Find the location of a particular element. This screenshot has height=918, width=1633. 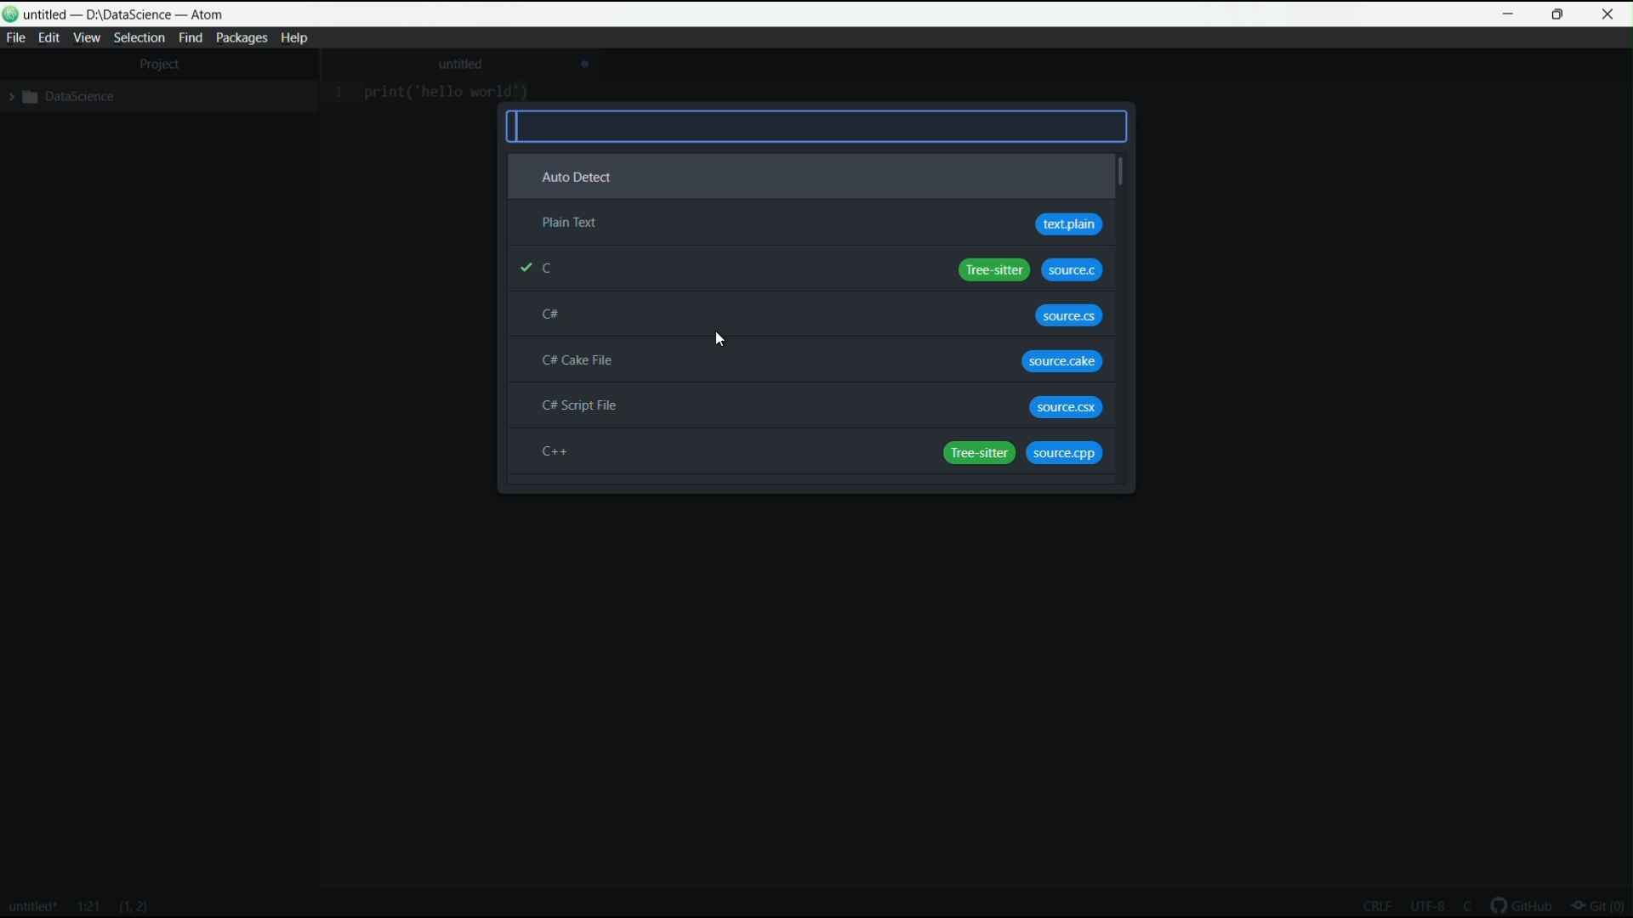

source.c is located at coordinates (1074, 271).